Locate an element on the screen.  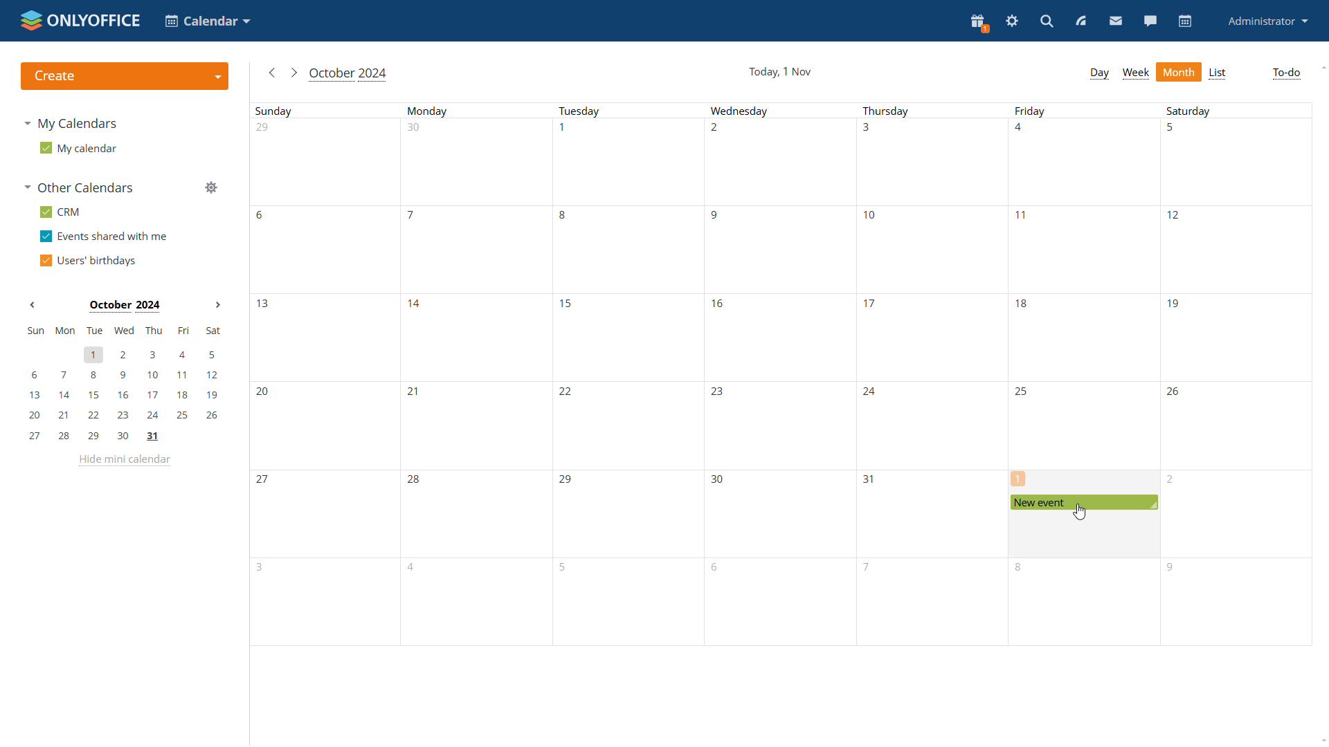
go to next month is located at coordinates (293, 73).